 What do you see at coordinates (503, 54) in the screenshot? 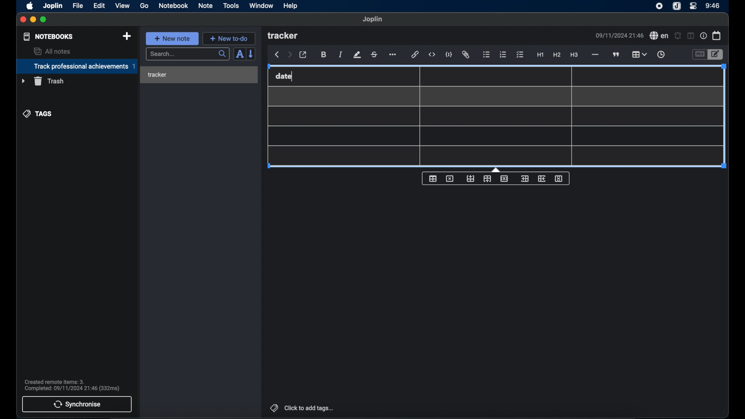
I see `numbered list` at bounding box center [503, 54].